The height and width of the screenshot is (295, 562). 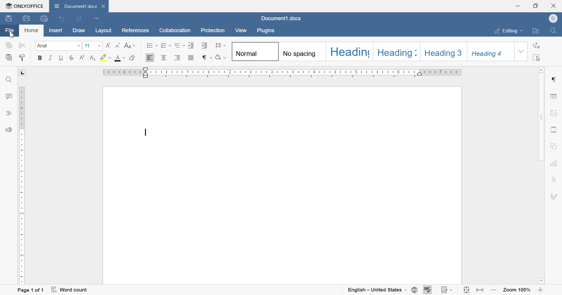 What do you see at coordinates (52, 59) in the screenshot?
I see `italic` at bounding box center [52, 59].